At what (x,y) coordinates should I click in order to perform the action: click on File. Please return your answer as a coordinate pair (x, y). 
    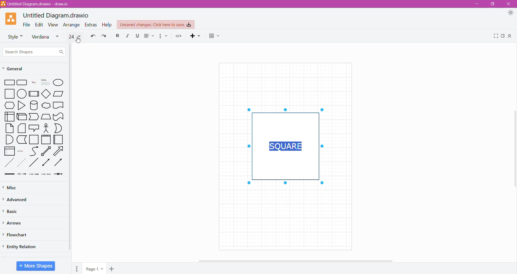
    Looking at the image, I should click on (27, 24).